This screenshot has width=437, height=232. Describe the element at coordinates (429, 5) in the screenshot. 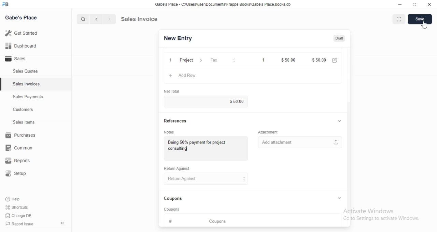

I see `close` at that location.